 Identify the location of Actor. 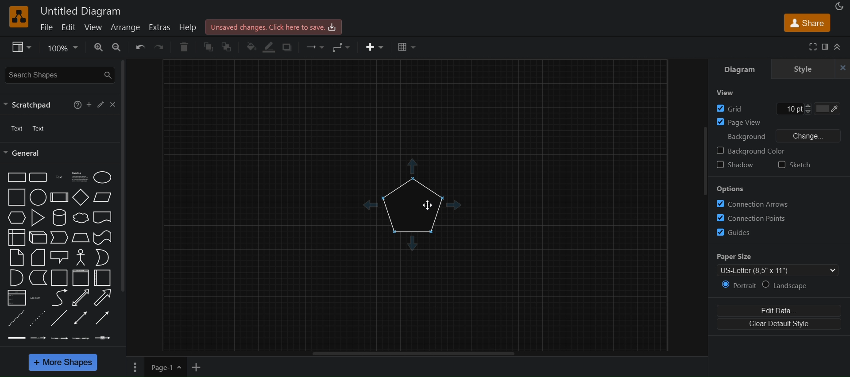
(81, 258).